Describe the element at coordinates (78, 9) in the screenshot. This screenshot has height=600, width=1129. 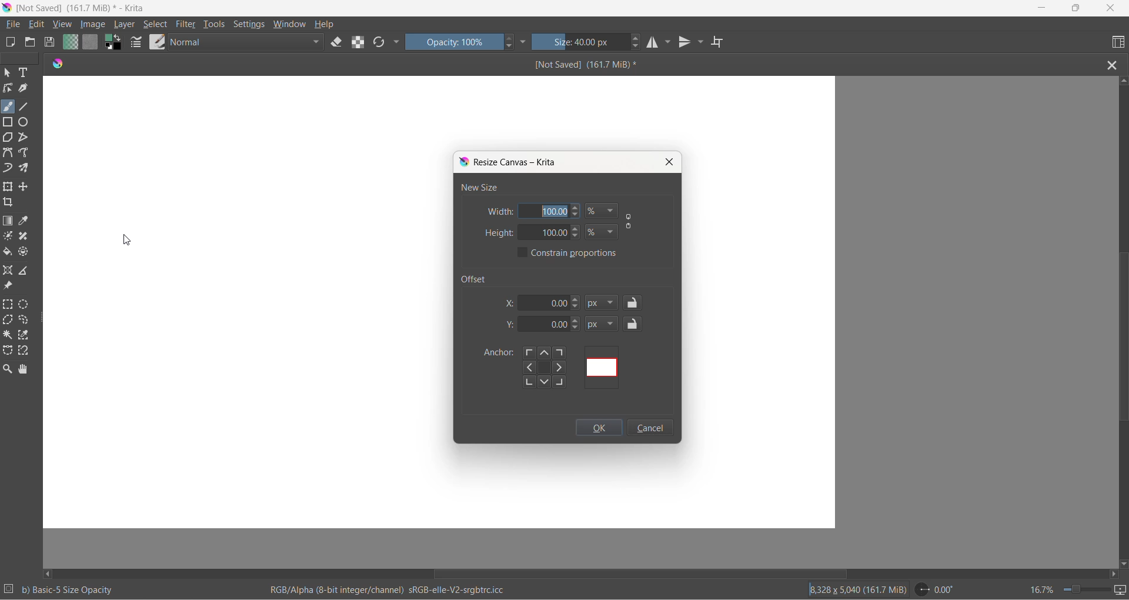
I see `File name and size` at that location.